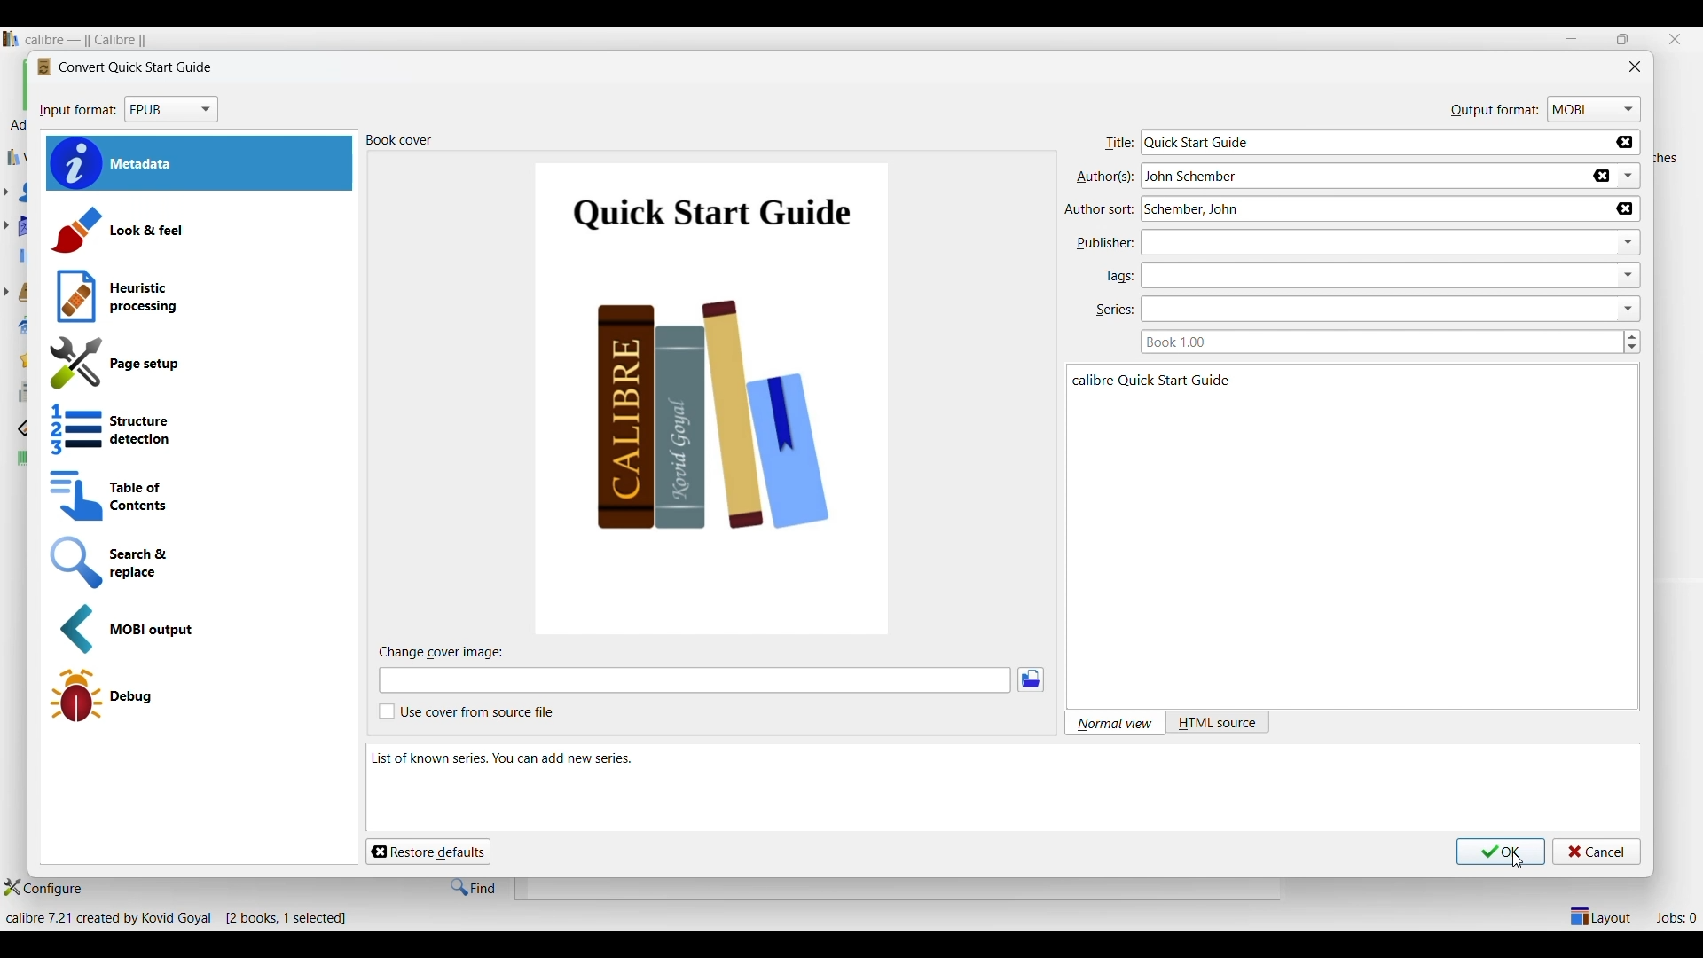 The image size is (1703, 958). What do you see at coordinates (1630, 275) in the screenshot?
I see `dropdown` at bounding box center [1630, 275].